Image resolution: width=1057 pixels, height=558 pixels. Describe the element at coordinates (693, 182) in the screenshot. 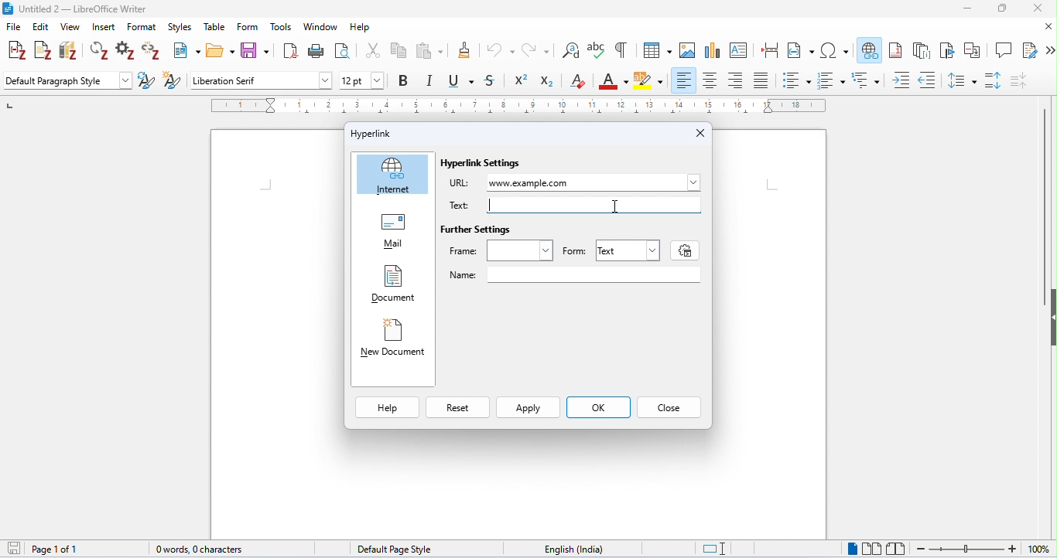

I see `` at that location.